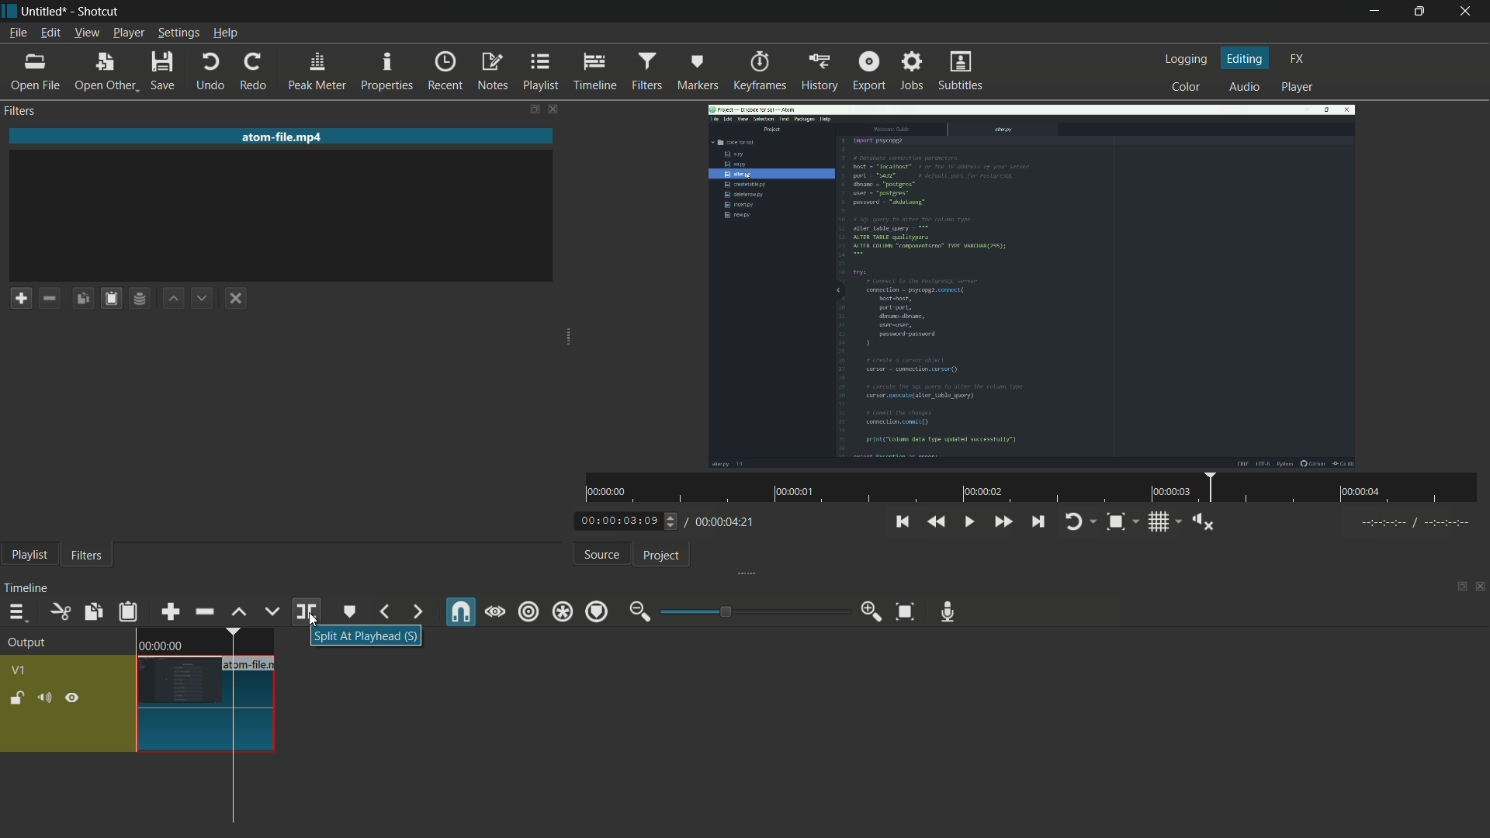  What do you see at coordinates (273, 610) in the screenshot?
I see `overwrite` at bounding box center [273, 610].